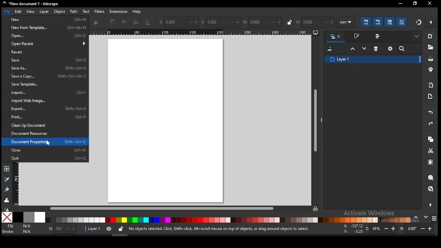 The width and height of the screenshot is (441, 248). Describe the element at coordinates (263, 22) in the screenshot. I see `width of selection` at that location.